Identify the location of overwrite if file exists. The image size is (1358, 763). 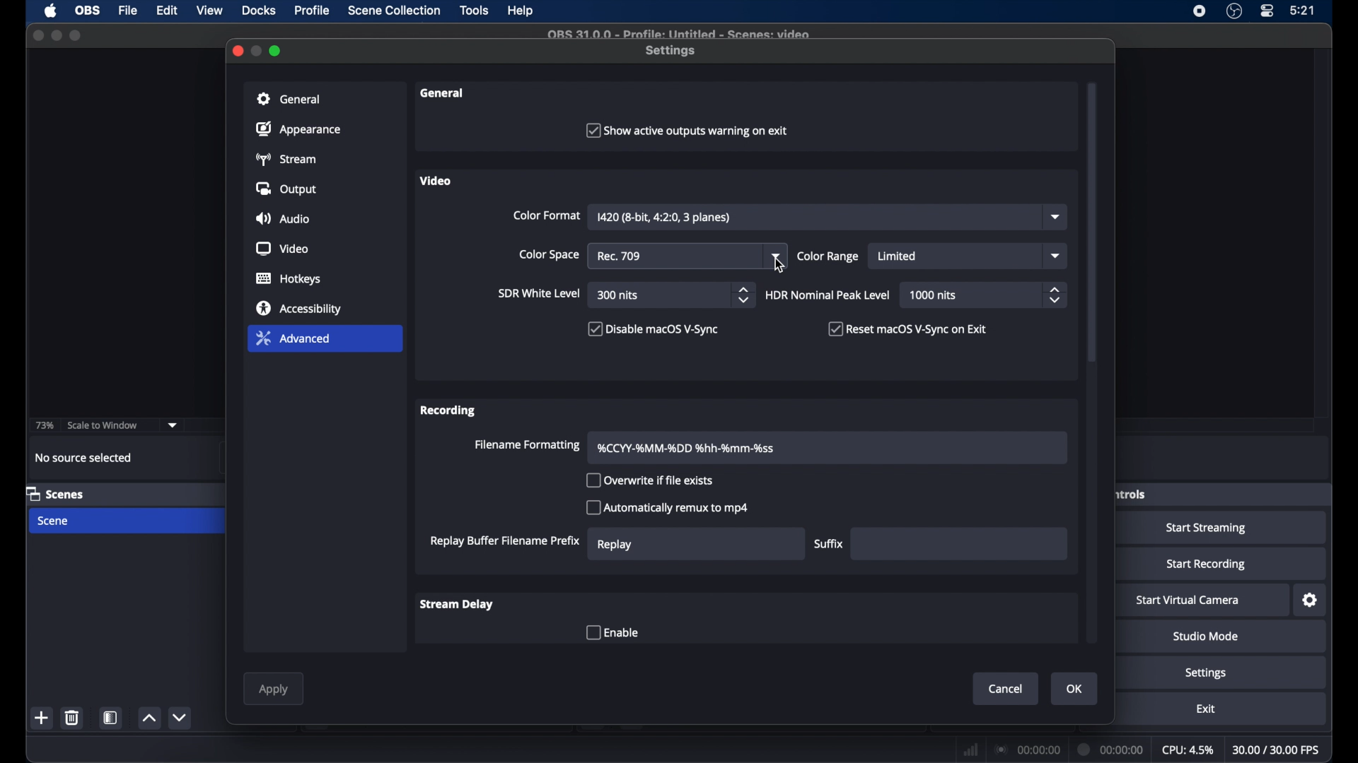
(650, 480).